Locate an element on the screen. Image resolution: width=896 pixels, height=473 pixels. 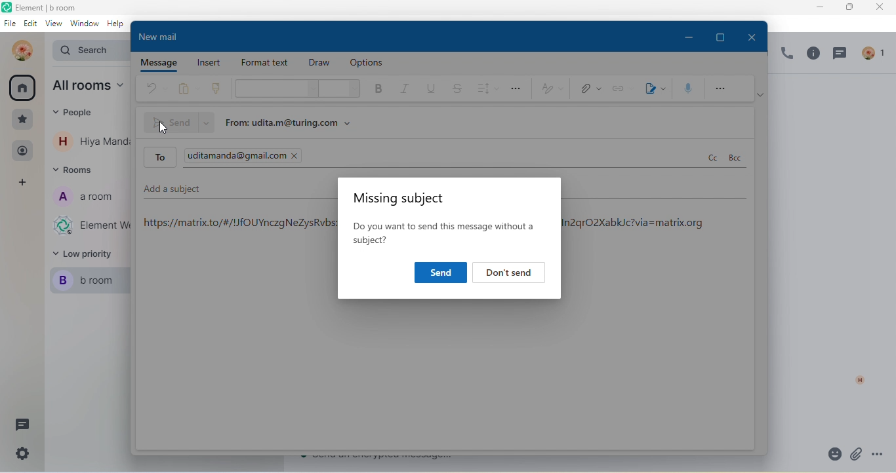
close is located at coordinates (750, 36).